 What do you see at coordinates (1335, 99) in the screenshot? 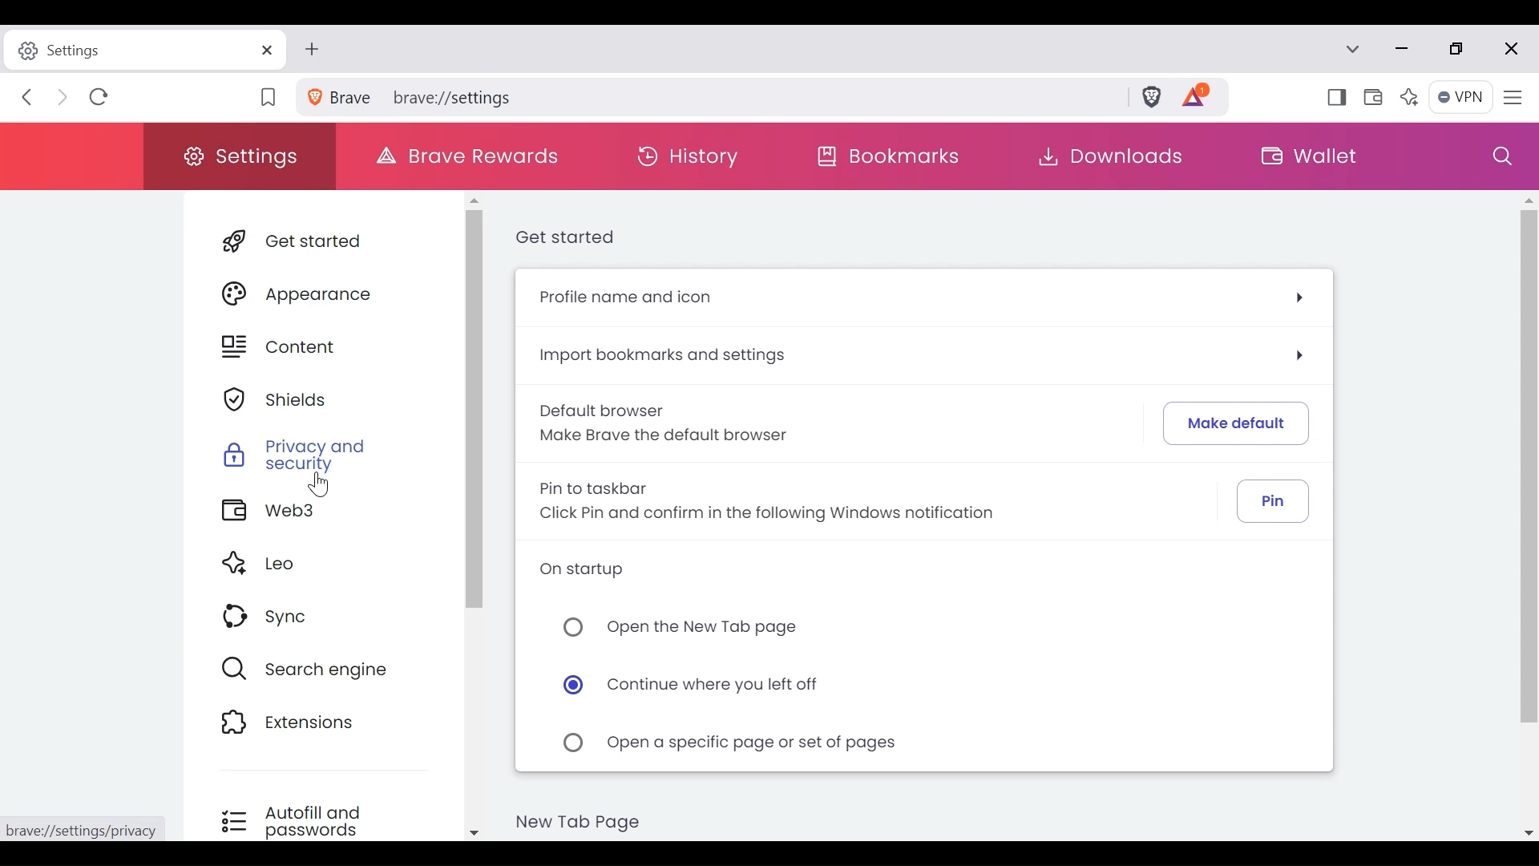
I see `Show/Hide Sidebar` at bounding box center [1335, 99].